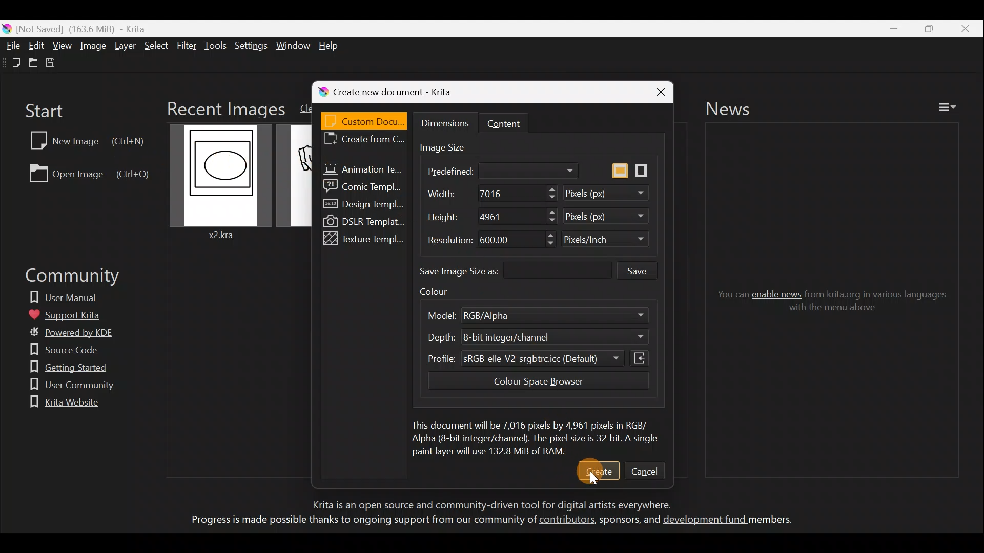 The height and width of the screenshot is (553, 984). What do you see at coordinates (365, 185) in the screenshot?
I see `Comic templates` at bounding box center [365, 185].